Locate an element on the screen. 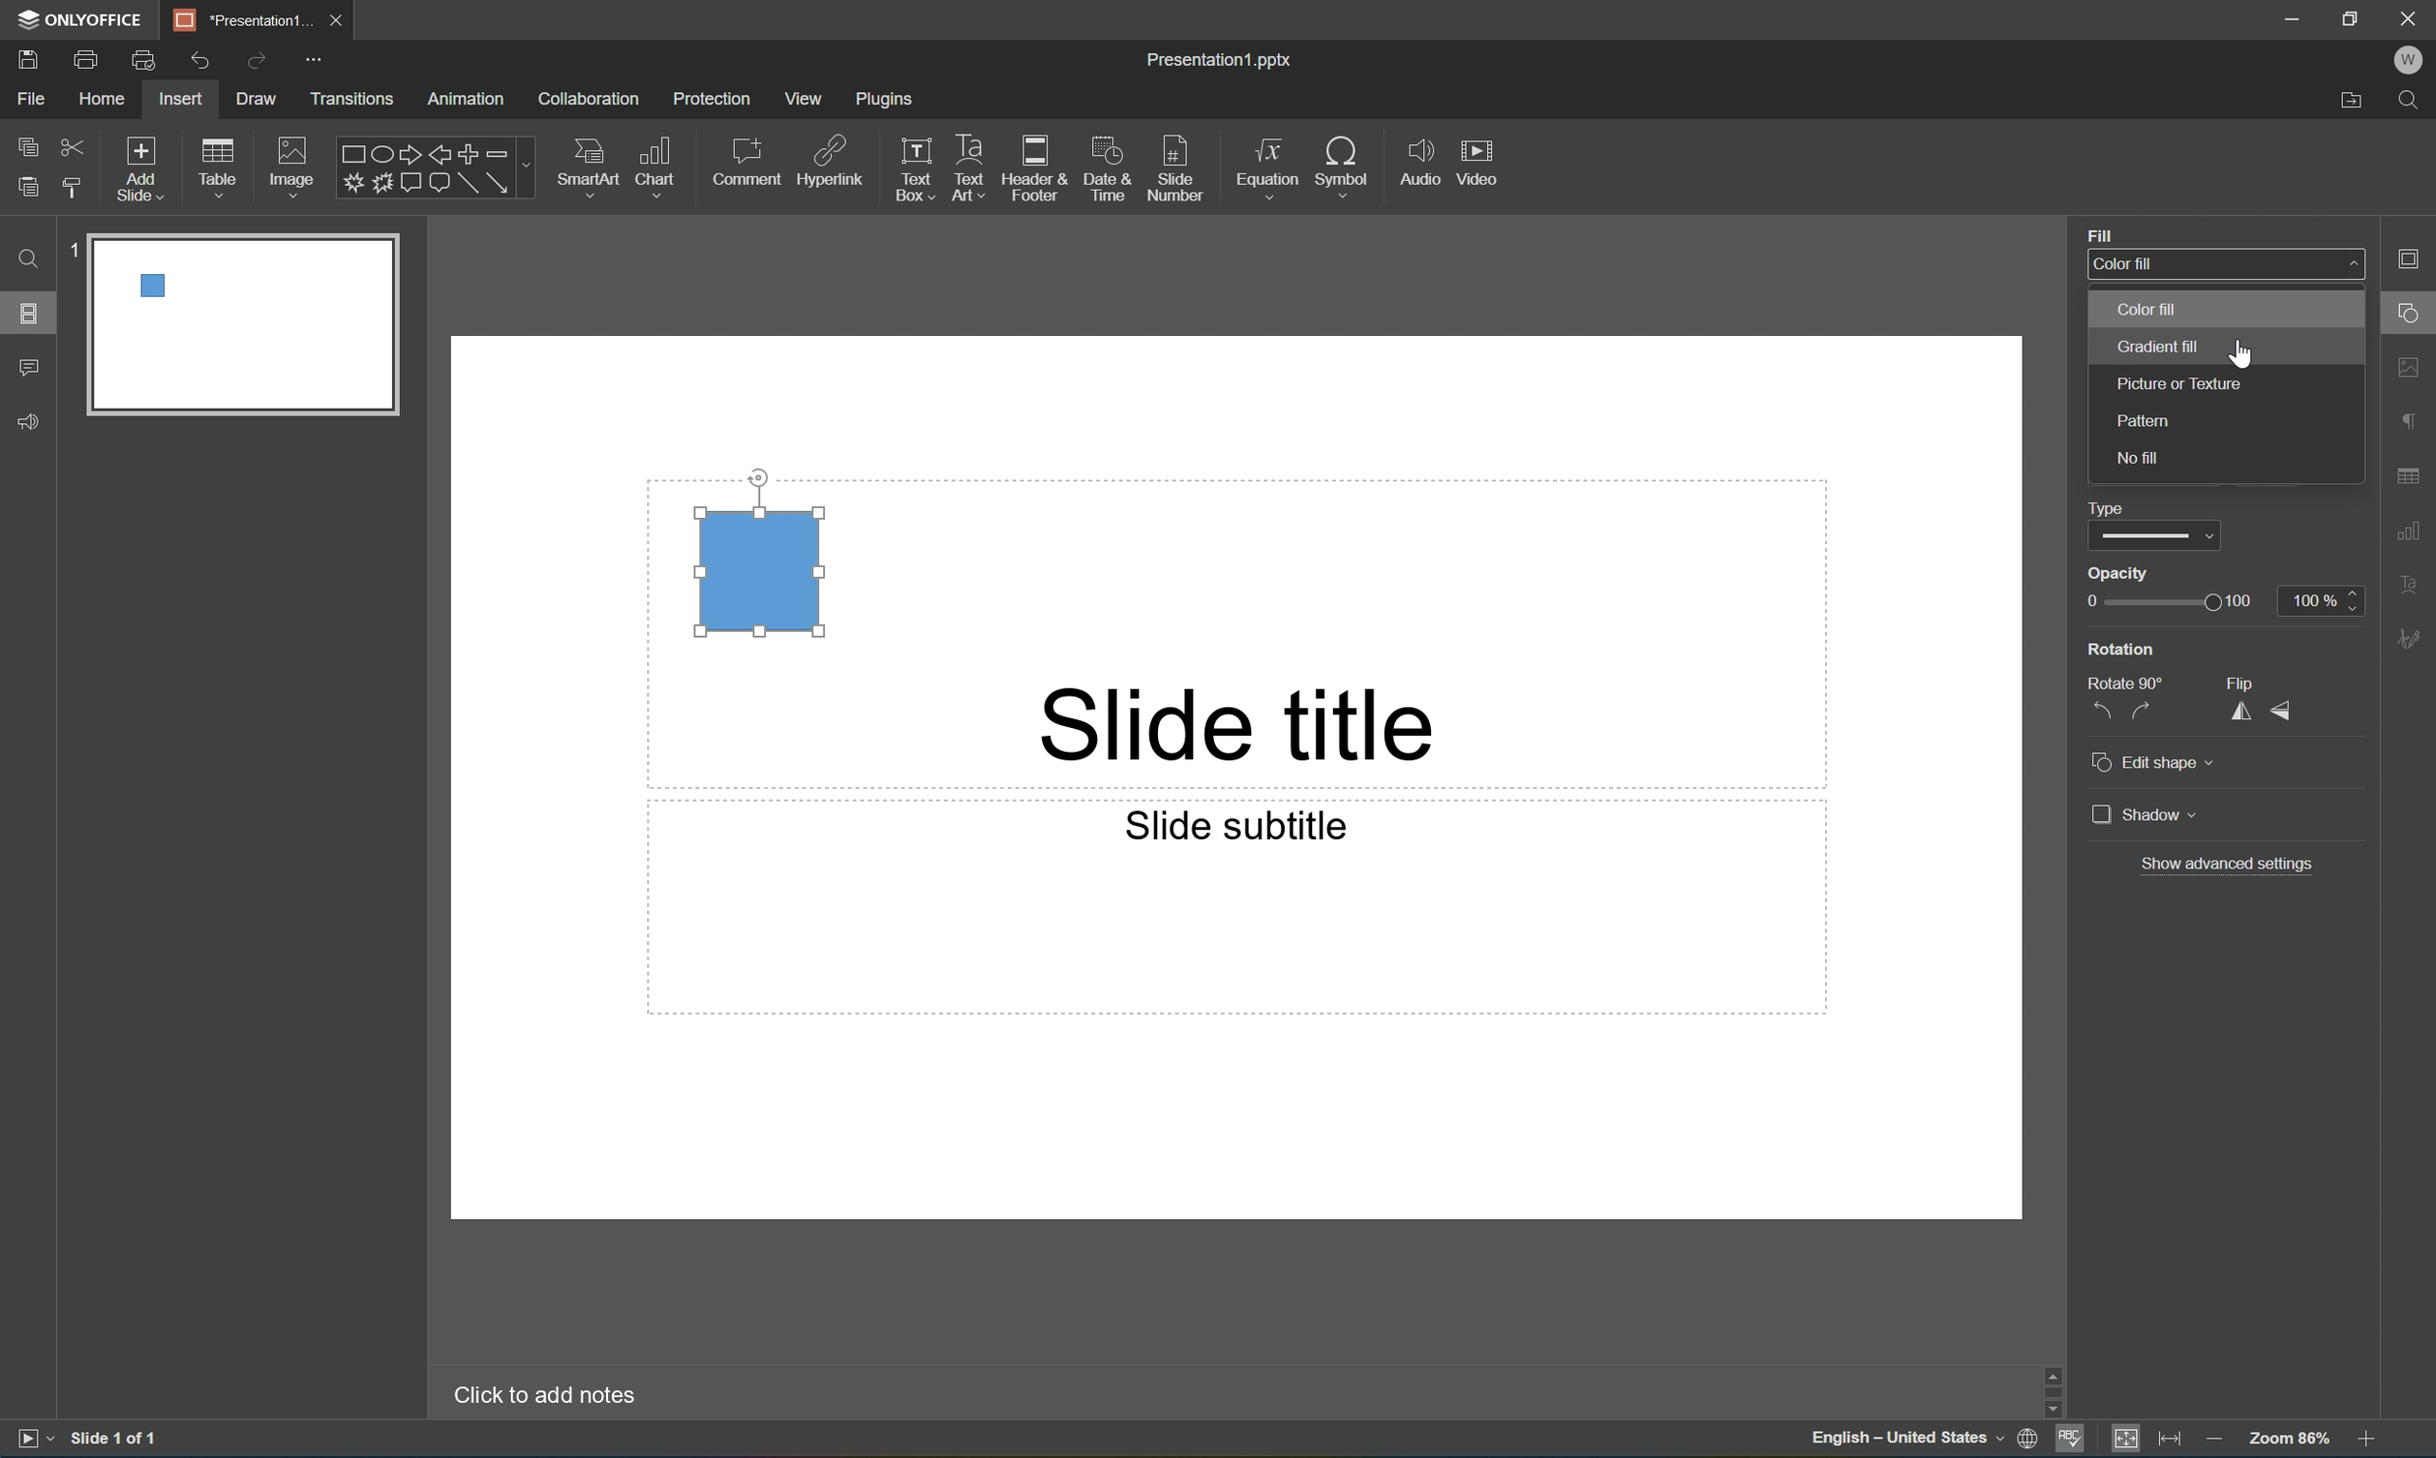 Image resolution: width=2436 pixels, height=1458 pixels. Feedback & Support is located at coordinates (30, 422).